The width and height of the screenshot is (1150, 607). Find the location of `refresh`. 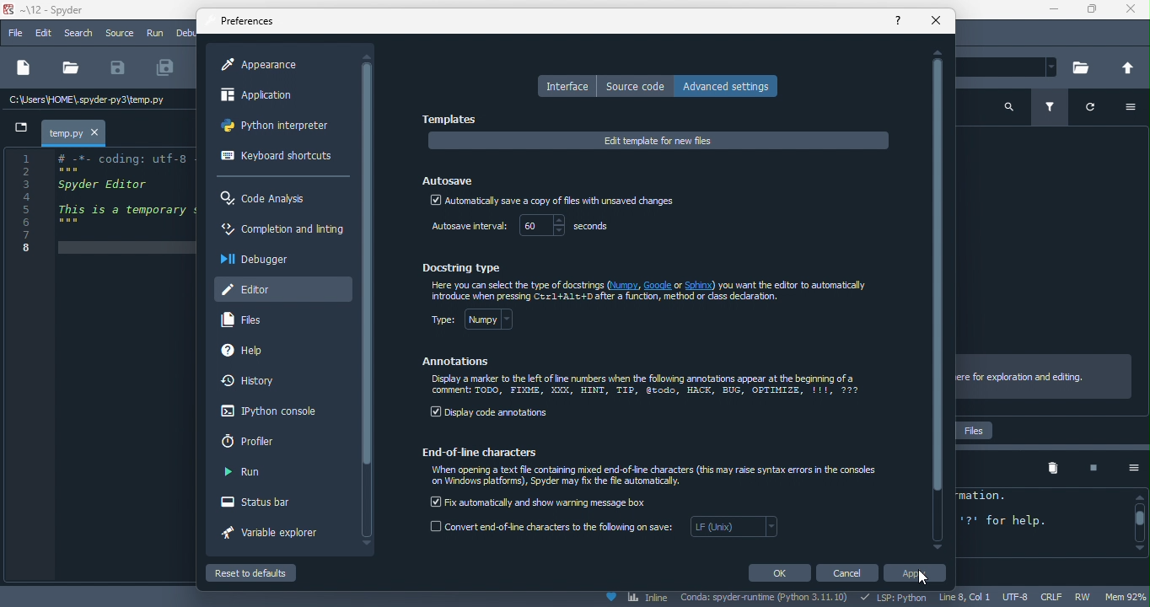

refresh is located at coordinates (1098, 110).